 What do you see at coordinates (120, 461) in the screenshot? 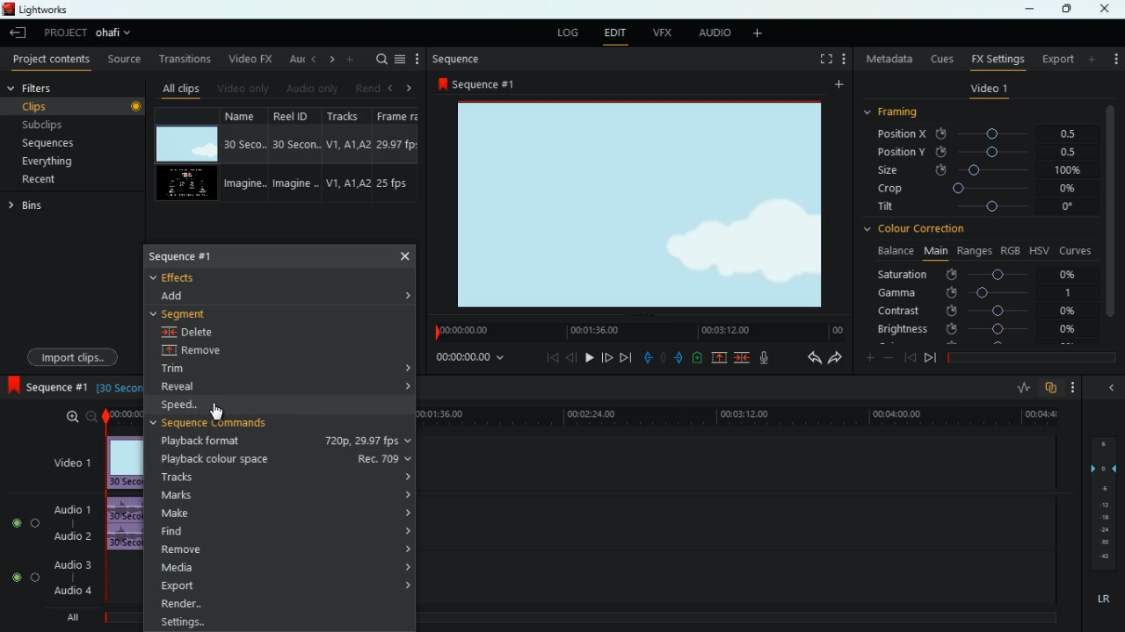
I see `video` at bounding box center [120, 461].